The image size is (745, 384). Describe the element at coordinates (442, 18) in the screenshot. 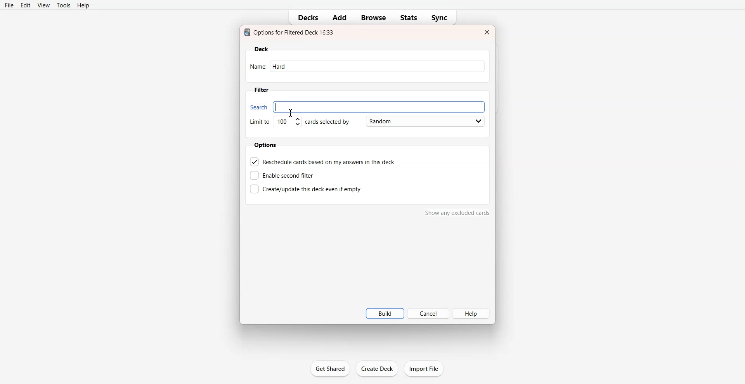

I see `Sync` at that location.